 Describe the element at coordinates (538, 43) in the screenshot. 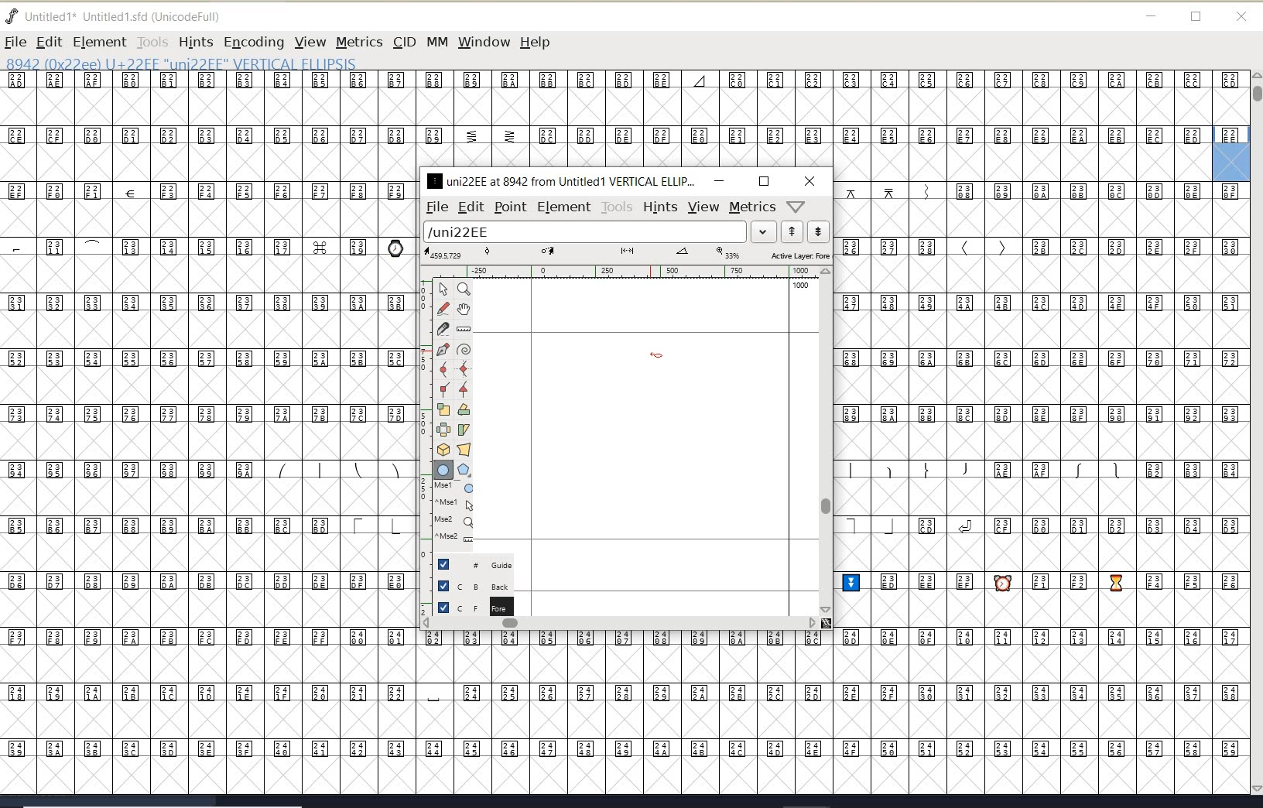

I see `help` at that location.